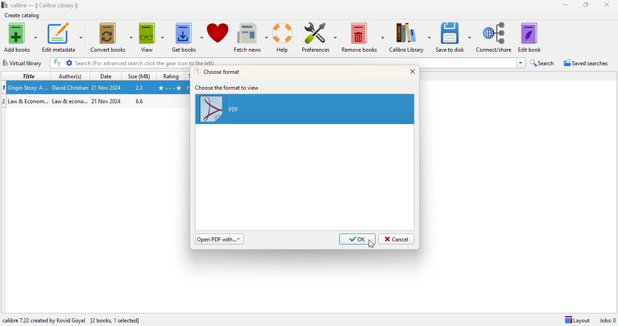  Describe the element at coordinates (107, 76) in the screenshot. I see `date` at that location.